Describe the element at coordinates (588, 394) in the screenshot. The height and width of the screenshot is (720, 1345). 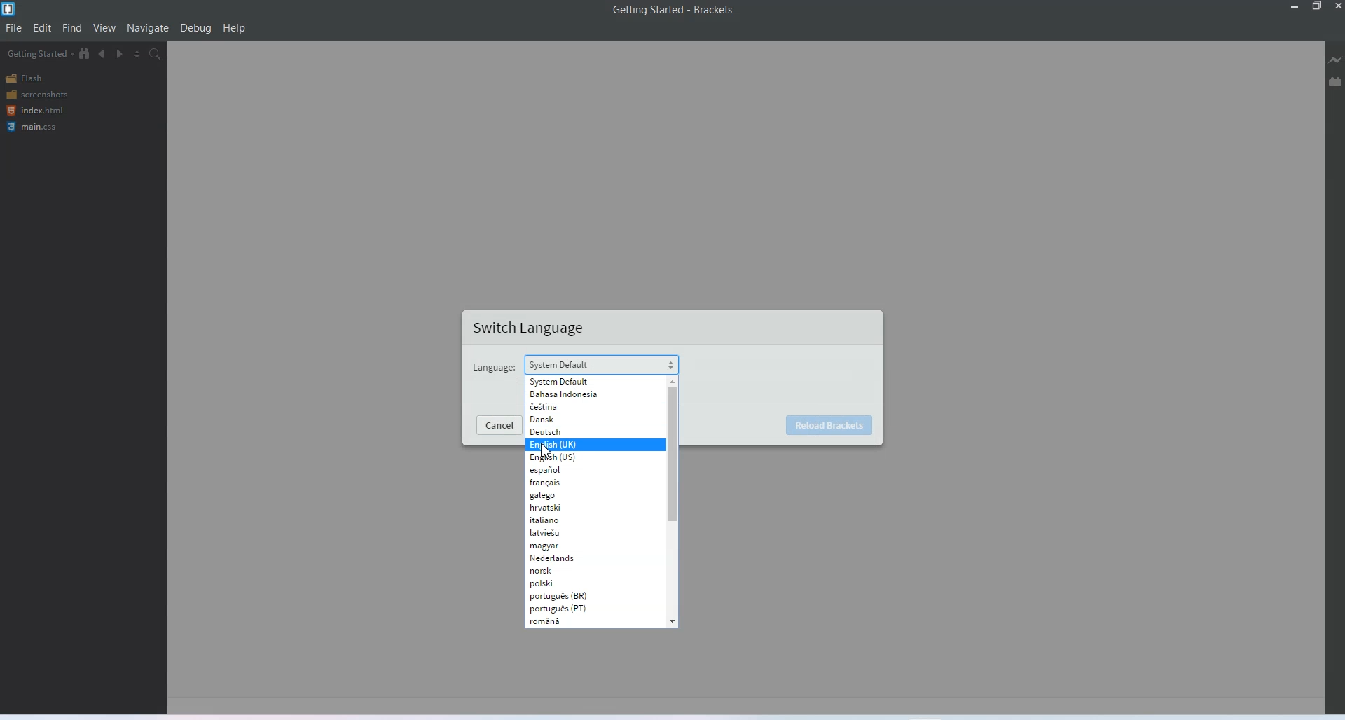
I see `Bahas Indonesia` at that location.